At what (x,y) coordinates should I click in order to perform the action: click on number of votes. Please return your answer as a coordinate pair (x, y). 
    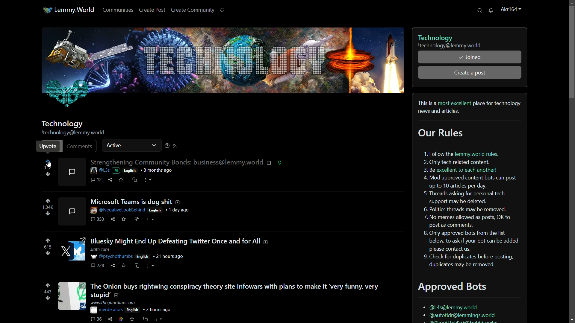
    Looking at the image, I should click on (48, 292).